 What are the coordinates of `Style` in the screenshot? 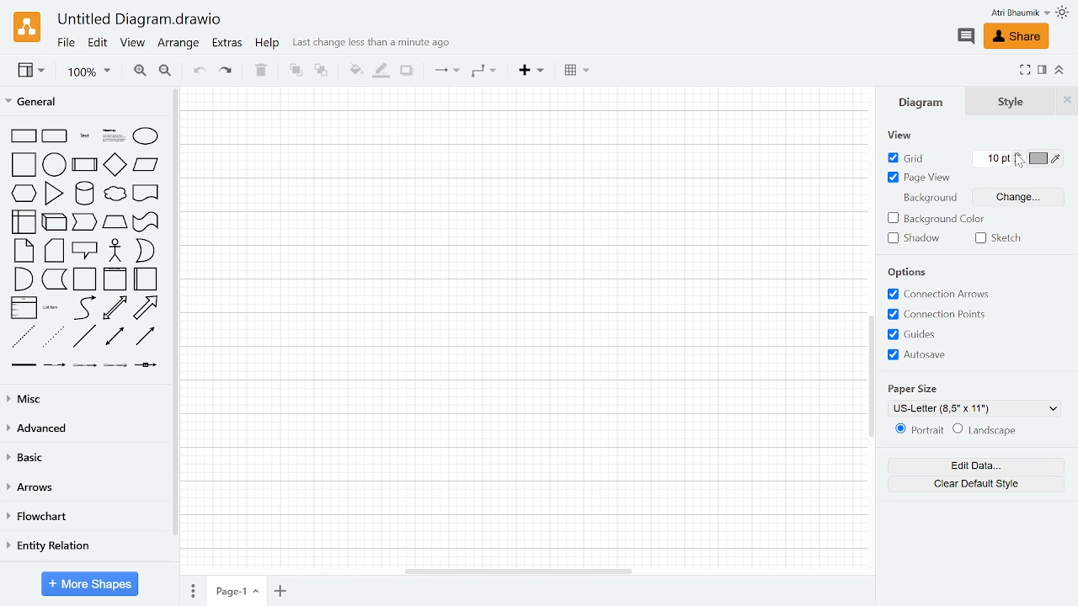 It's located at (1009, 104).